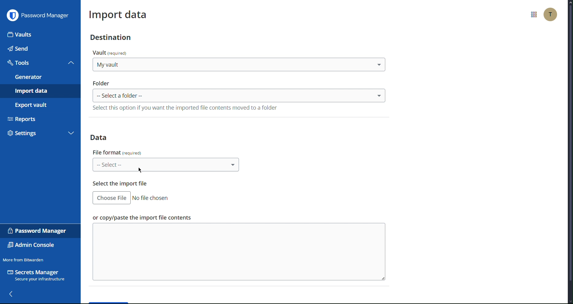  What do you see at coordinates (569, 302) in the screenshot?
I see `scroll down` at bounding box center [569, 302].